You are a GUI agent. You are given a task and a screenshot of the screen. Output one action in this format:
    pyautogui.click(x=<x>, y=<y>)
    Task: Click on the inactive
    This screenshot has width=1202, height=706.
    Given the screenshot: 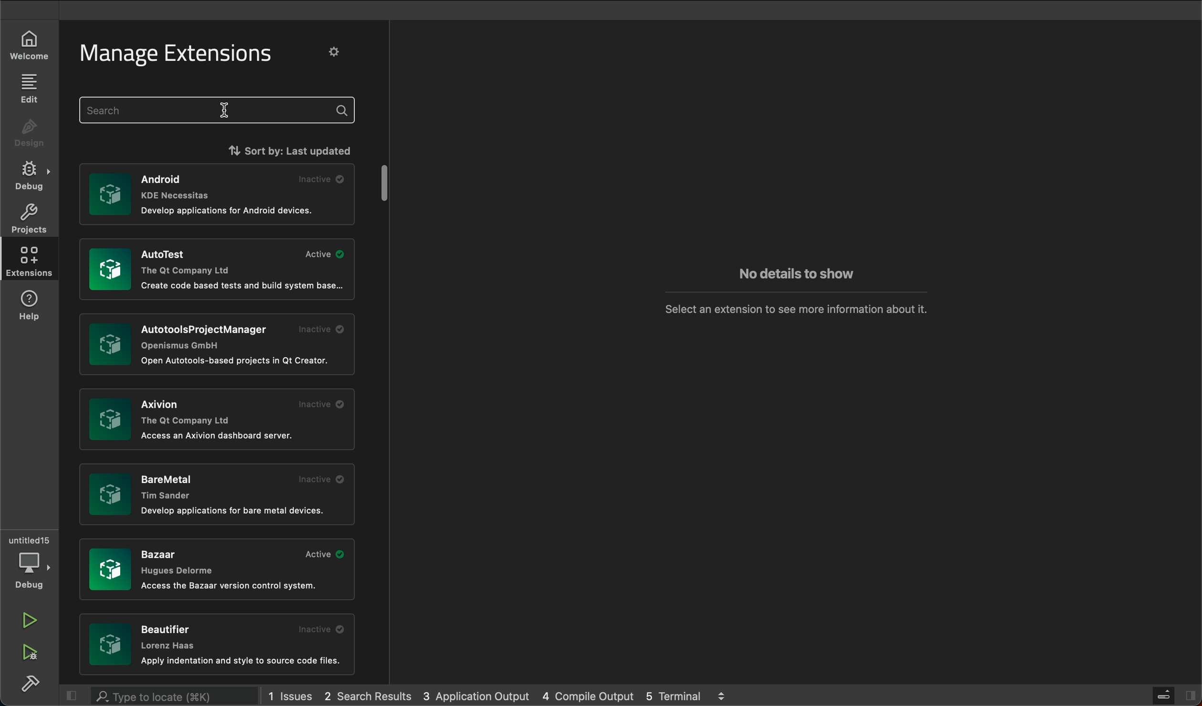 What is the action you would take?
    pyautogui.click(x=322, y=629)
    